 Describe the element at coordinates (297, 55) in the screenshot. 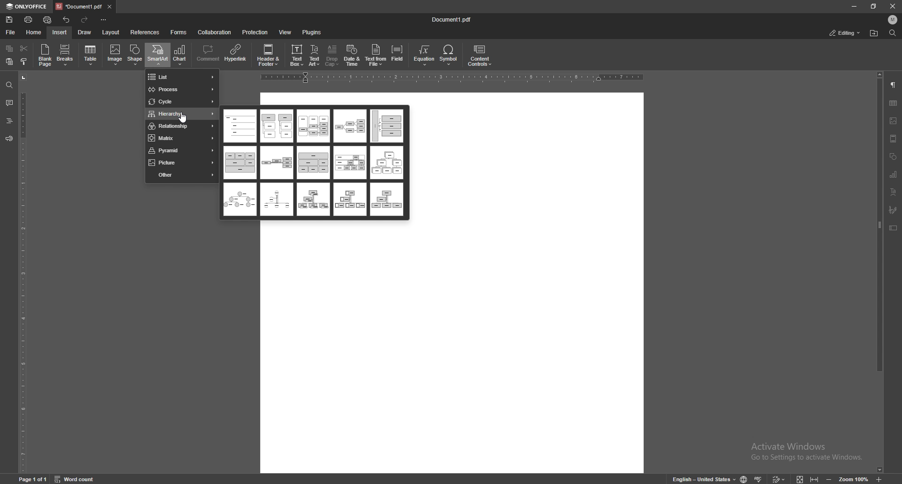

I see `text box` at that location.